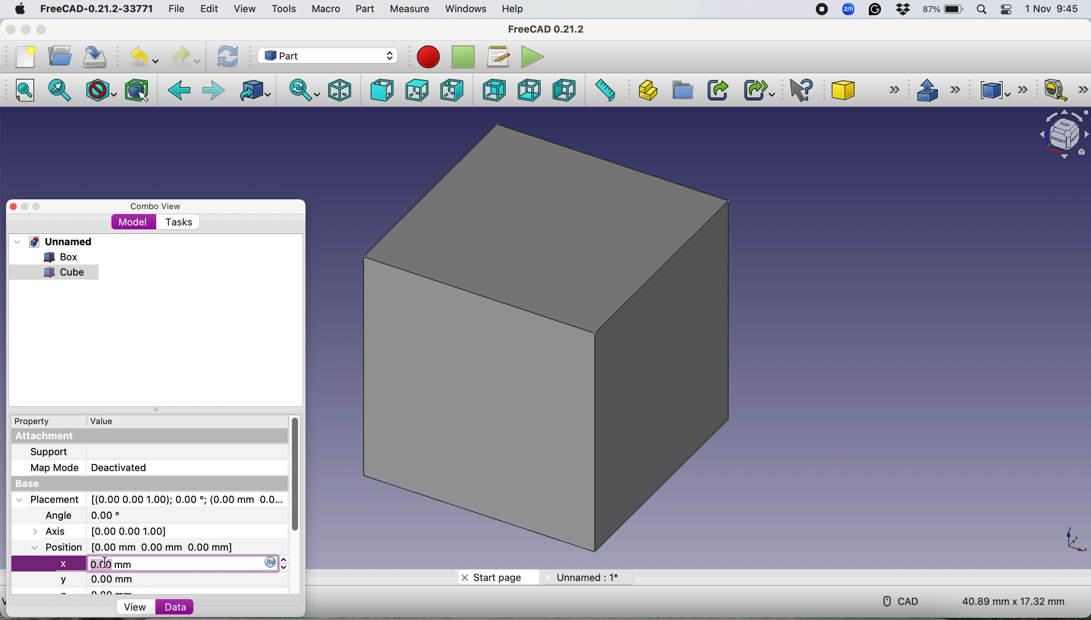  I want to click on screen recorder, so click(821, 10).